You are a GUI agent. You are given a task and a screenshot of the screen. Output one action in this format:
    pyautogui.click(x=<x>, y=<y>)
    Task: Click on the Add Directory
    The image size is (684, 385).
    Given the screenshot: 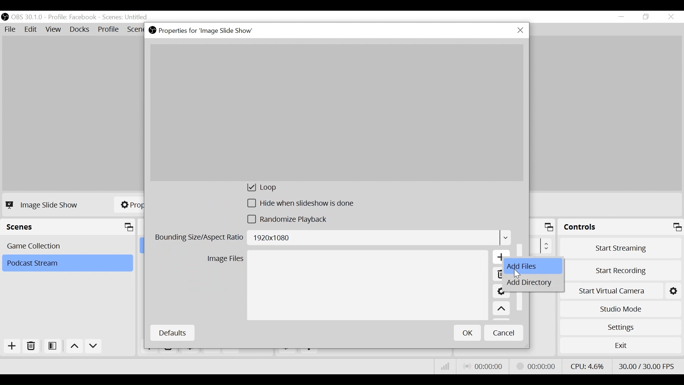 What is the action you would take?
    pyautogui.click(x=533, y=284)
    